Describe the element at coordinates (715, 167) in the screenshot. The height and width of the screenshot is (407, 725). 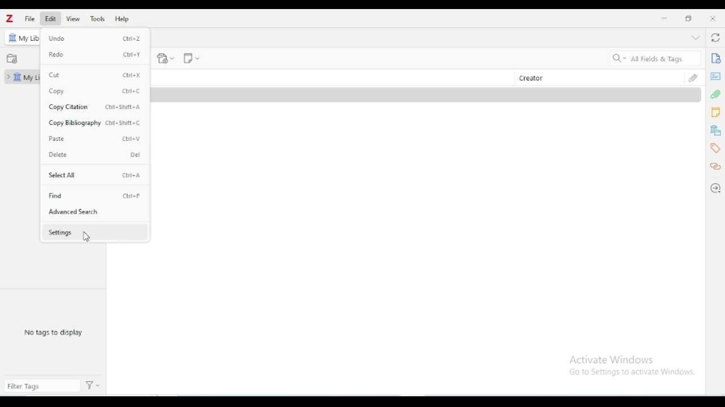
I see `related` at that location.